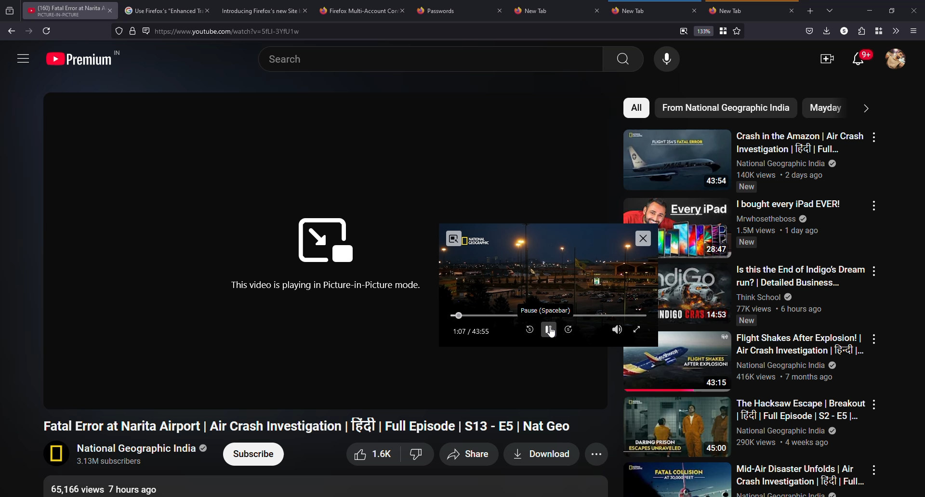 Image resolution: width=925 pixels, height=497 pixels. What do you see at coordinates (877, 30) in the screenshot?
I see `container` at bounding box center [877, 30].